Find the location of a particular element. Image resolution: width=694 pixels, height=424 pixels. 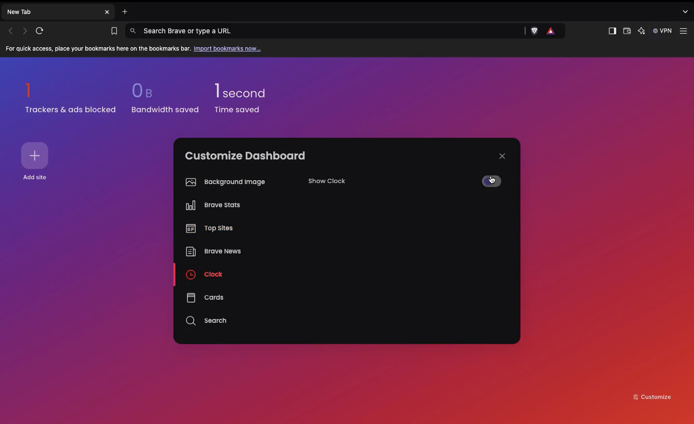

VPN is located at coordinates (663, 31).